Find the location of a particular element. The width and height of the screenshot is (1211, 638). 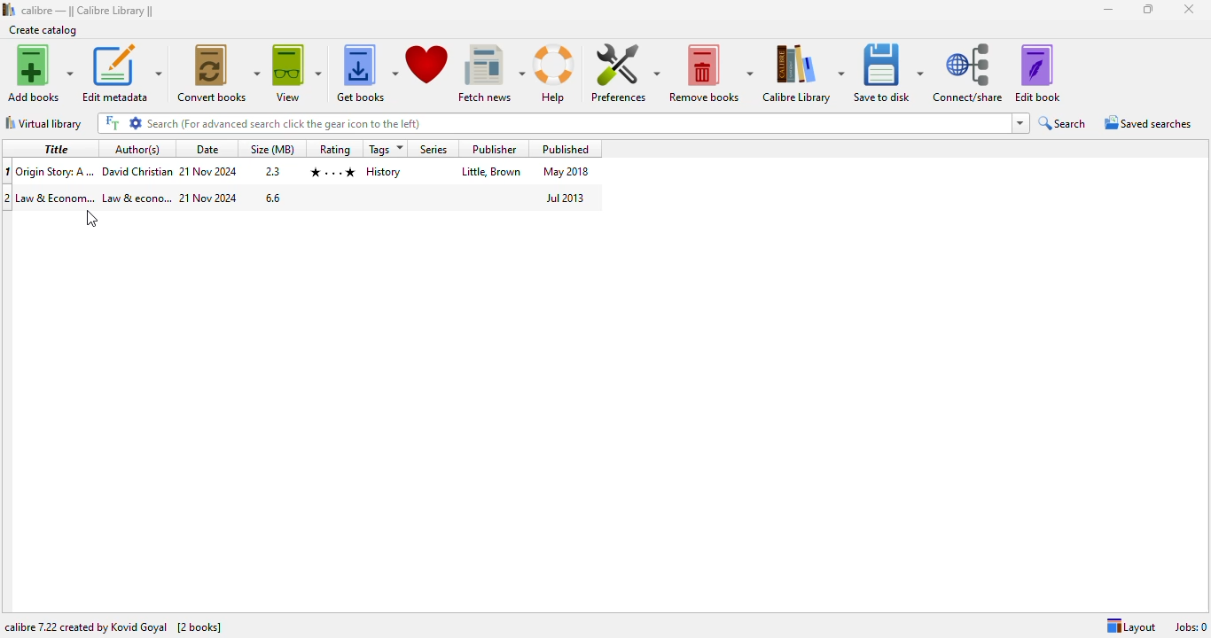

calibre 7.22 created by Kovid Goyal is located at coordinates (85, 627).